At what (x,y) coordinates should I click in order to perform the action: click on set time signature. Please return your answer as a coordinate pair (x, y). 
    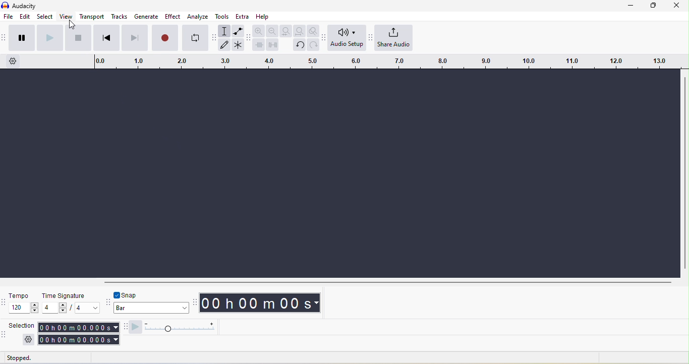
    Looking at the image, I should click on (54, 308).